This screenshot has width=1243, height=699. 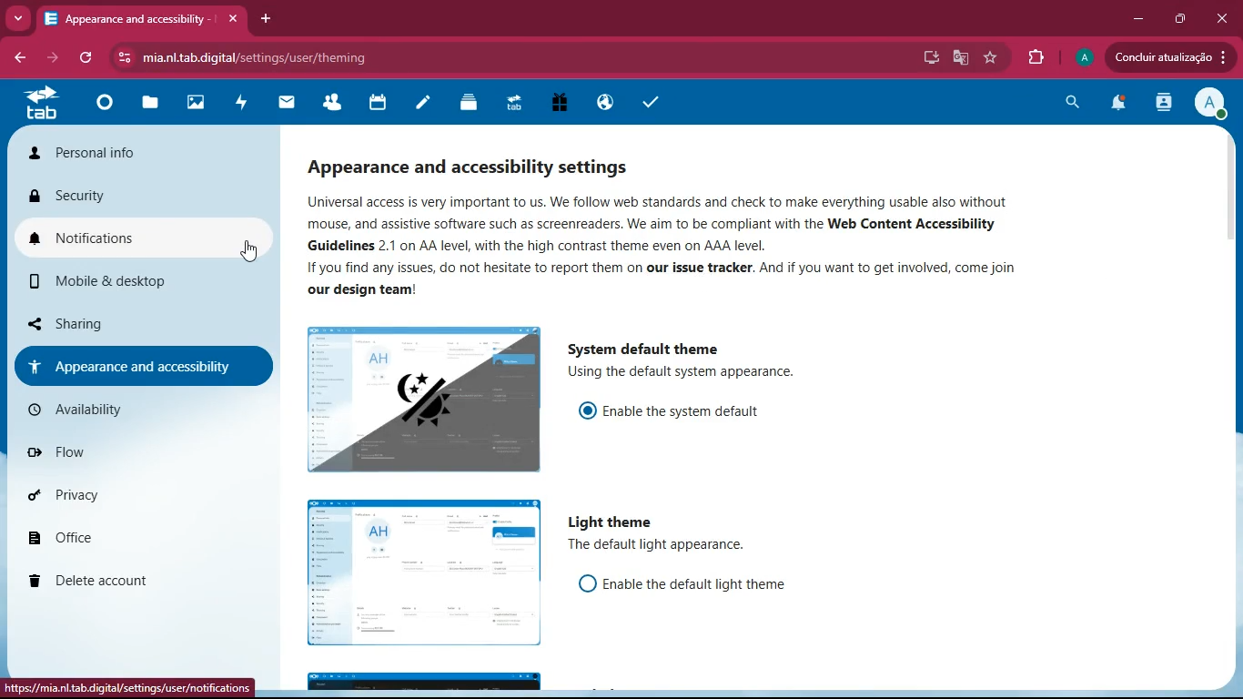 I want to click on personal info, so click(x=144, y=155).